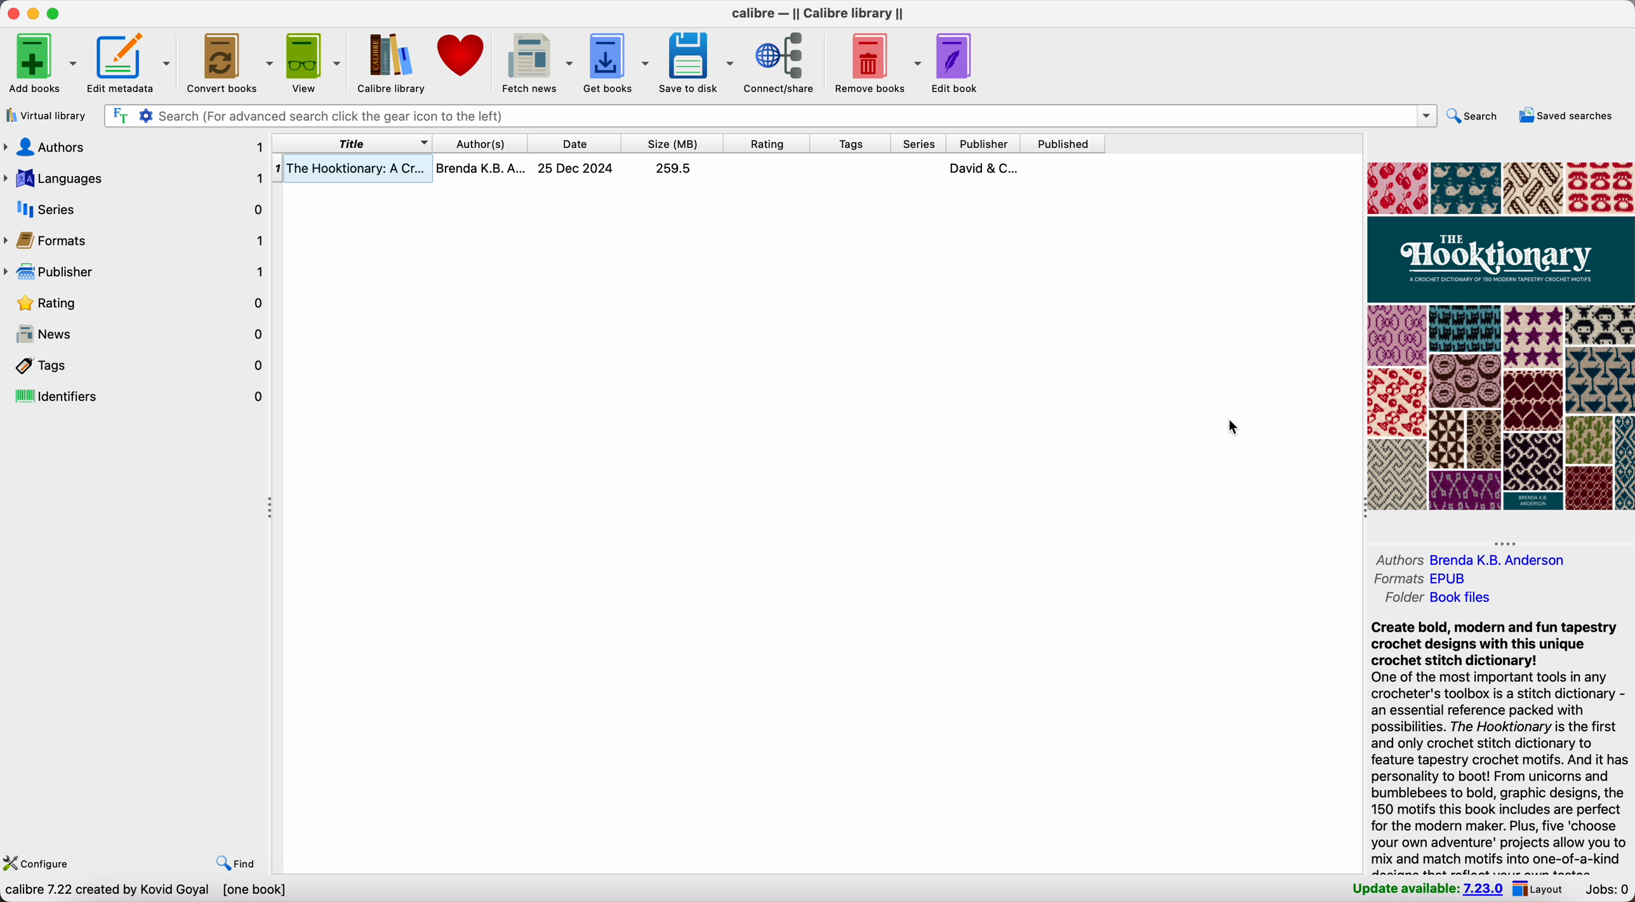  I want to click on edit book, so click(953, 63).